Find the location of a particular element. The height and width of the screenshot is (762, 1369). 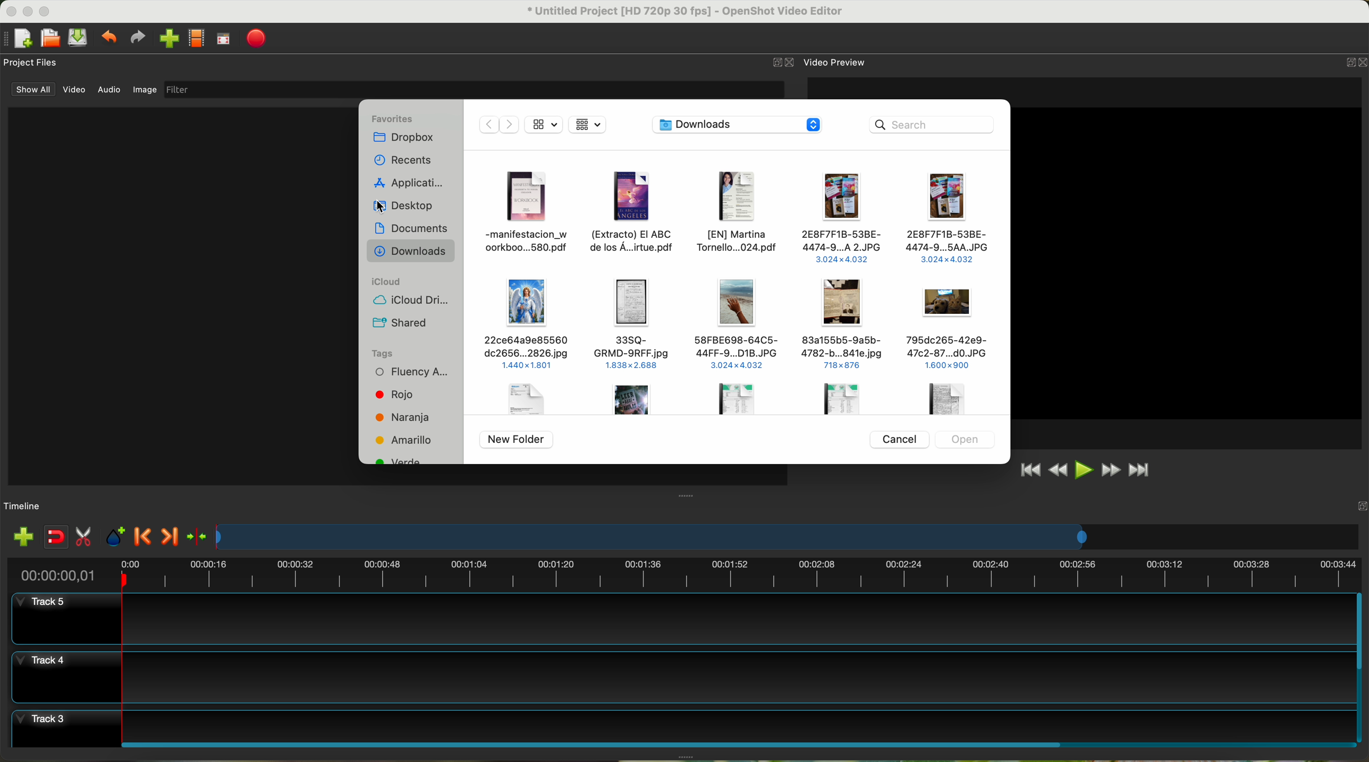

cancel button is located at coordinates (898, 439).